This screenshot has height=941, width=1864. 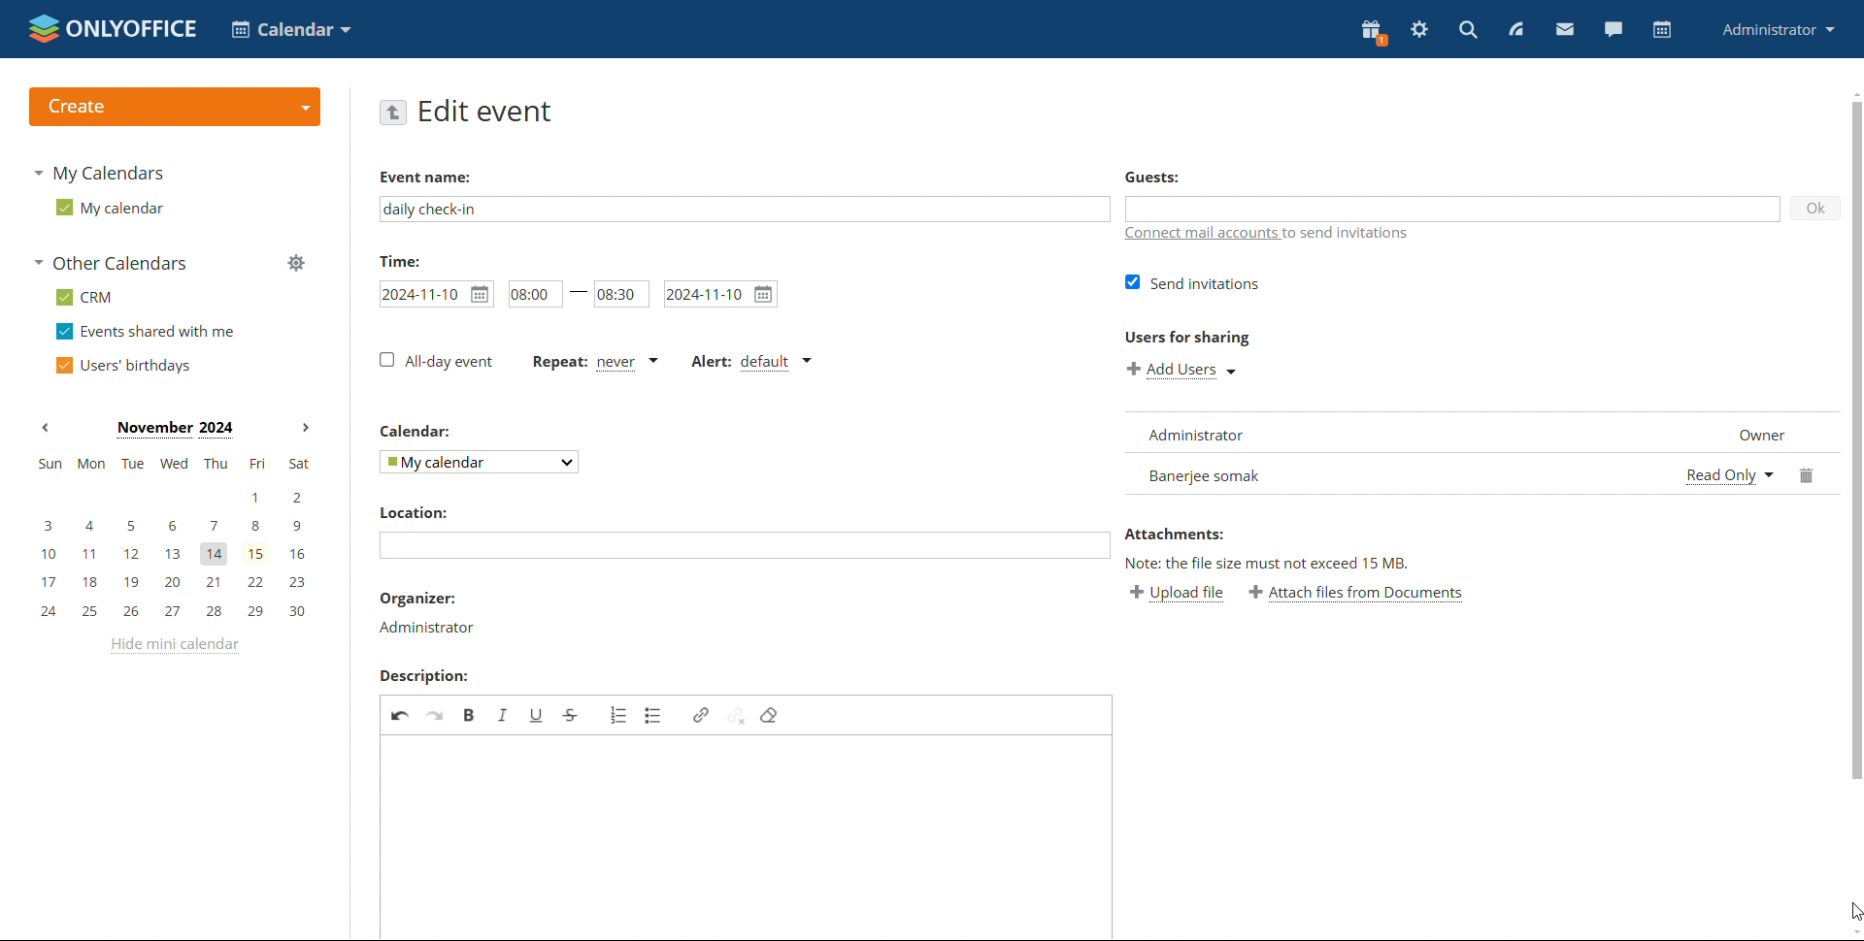 I want to click on settings, so click(x=1419, y=30).